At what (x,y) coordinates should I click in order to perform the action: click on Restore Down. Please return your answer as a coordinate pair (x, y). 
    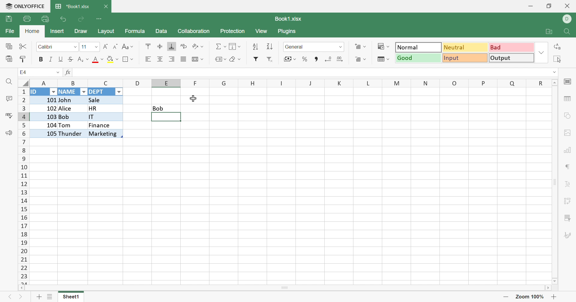
    Looking at the image, I should click on (548, 7).